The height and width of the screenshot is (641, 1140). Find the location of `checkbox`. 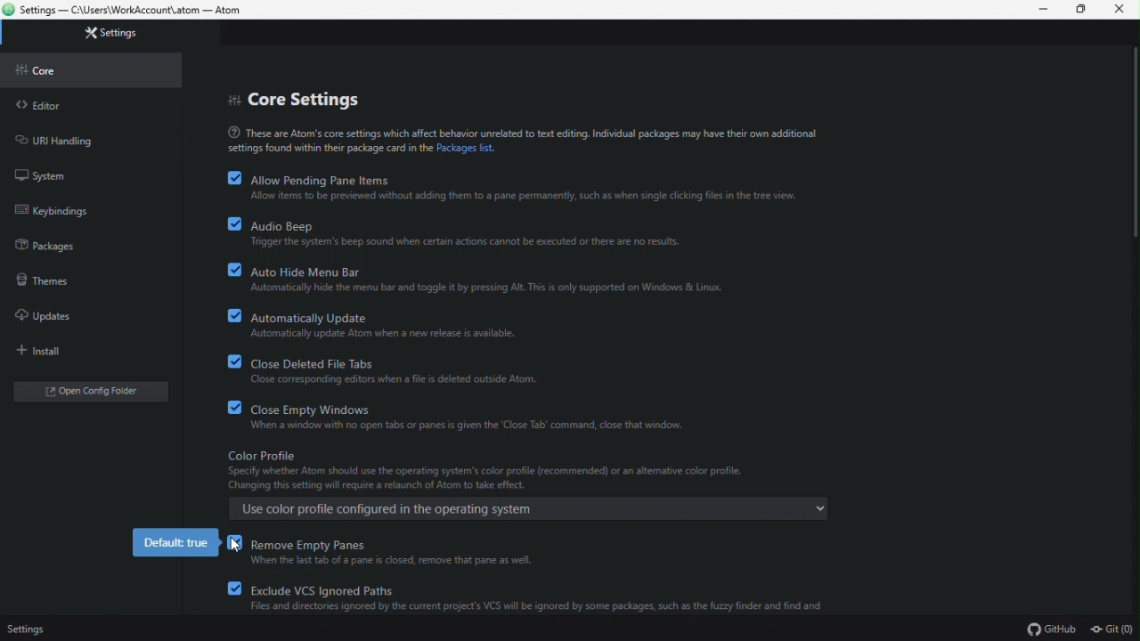

checkbox is located at coordinates (229, 361).